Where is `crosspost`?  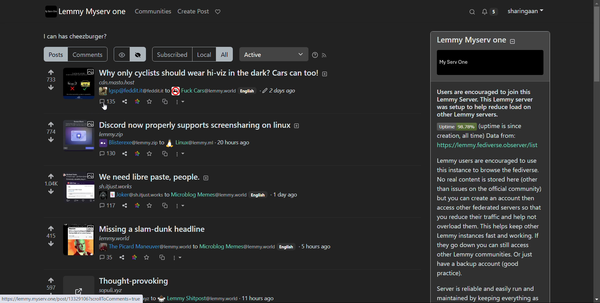
crosspost is located at coordinates (165, 101).